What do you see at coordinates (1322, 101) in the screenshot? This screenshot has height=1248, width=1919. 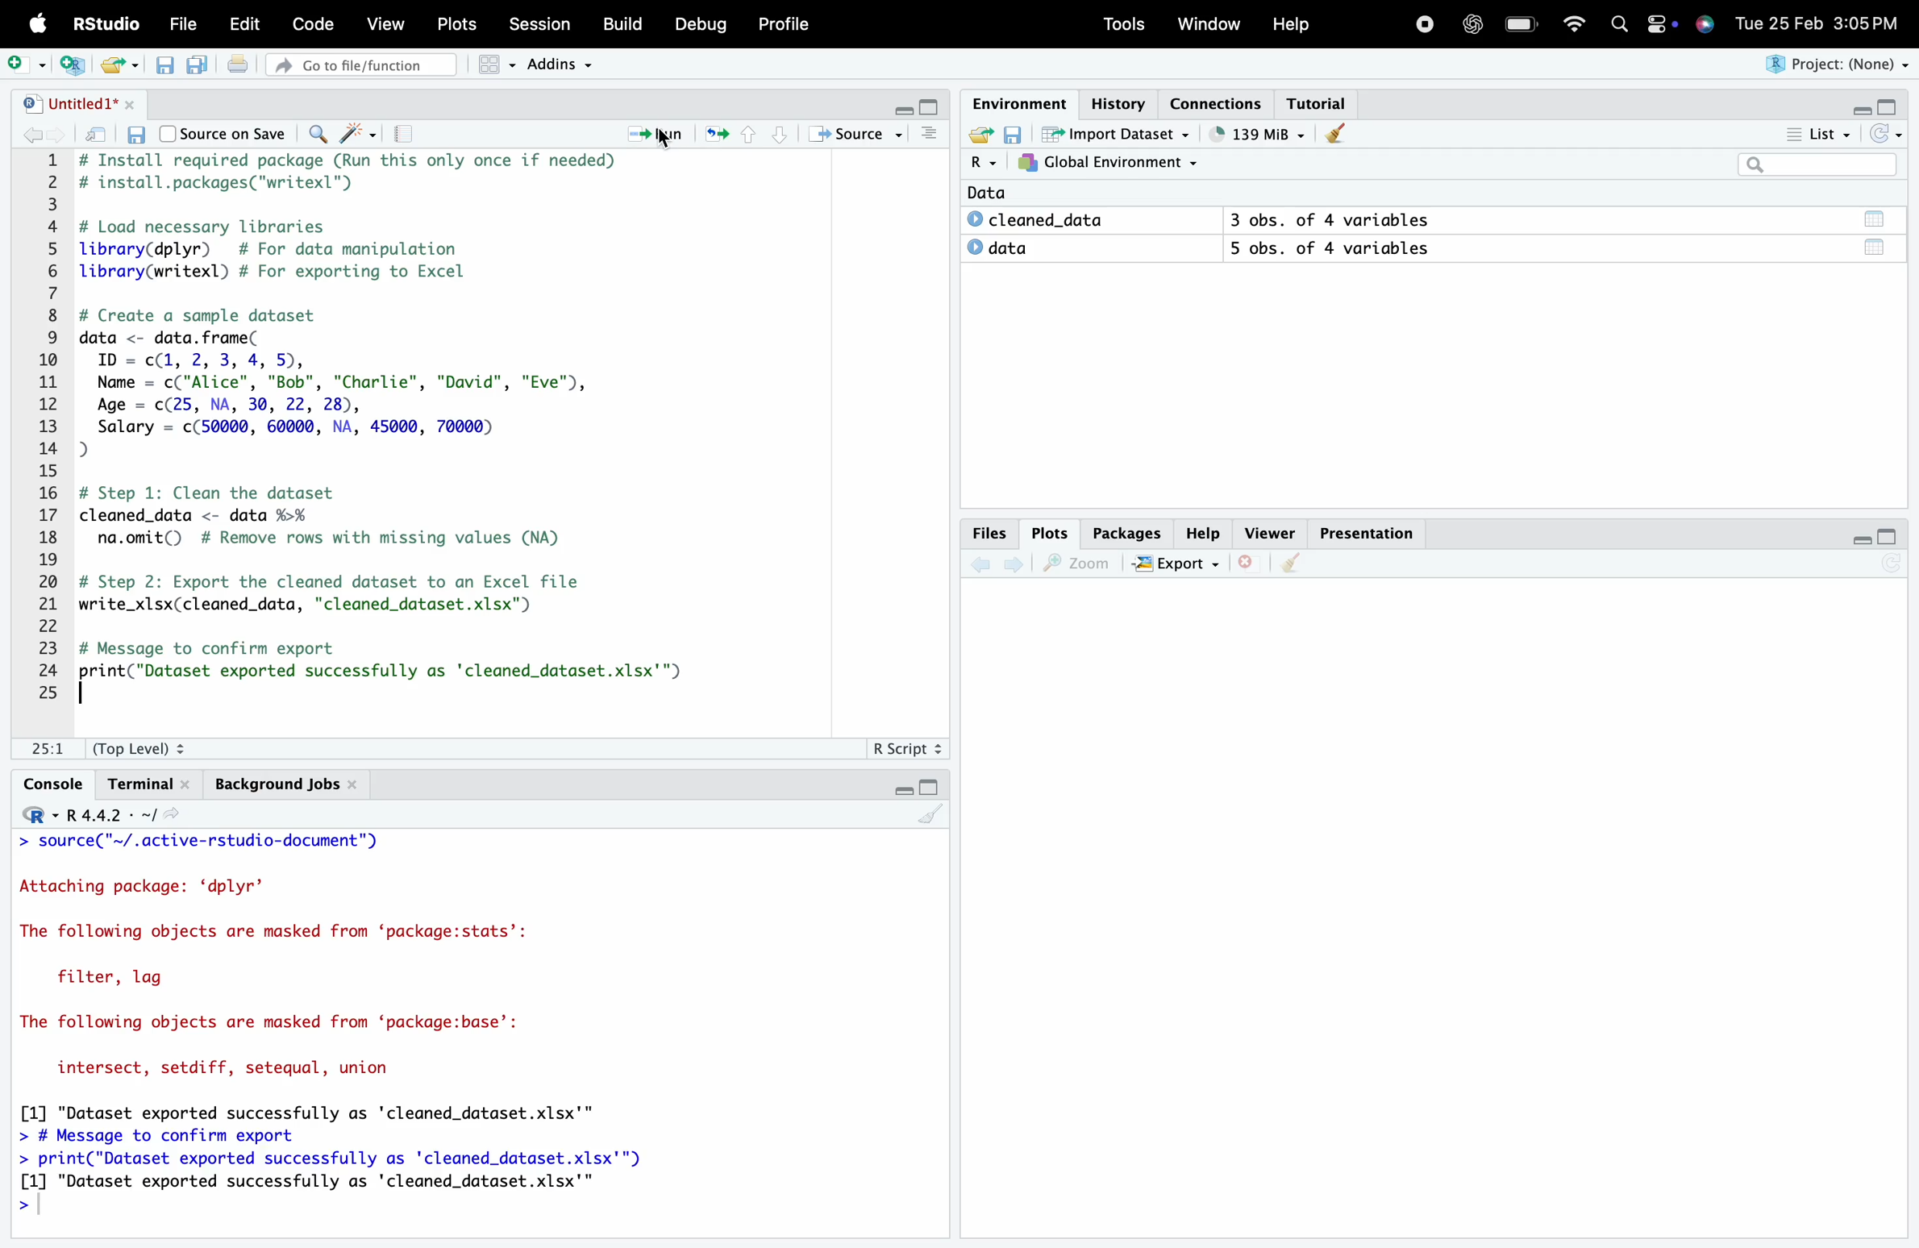 I see `Tutorial` at bounding box center [1322, 101].